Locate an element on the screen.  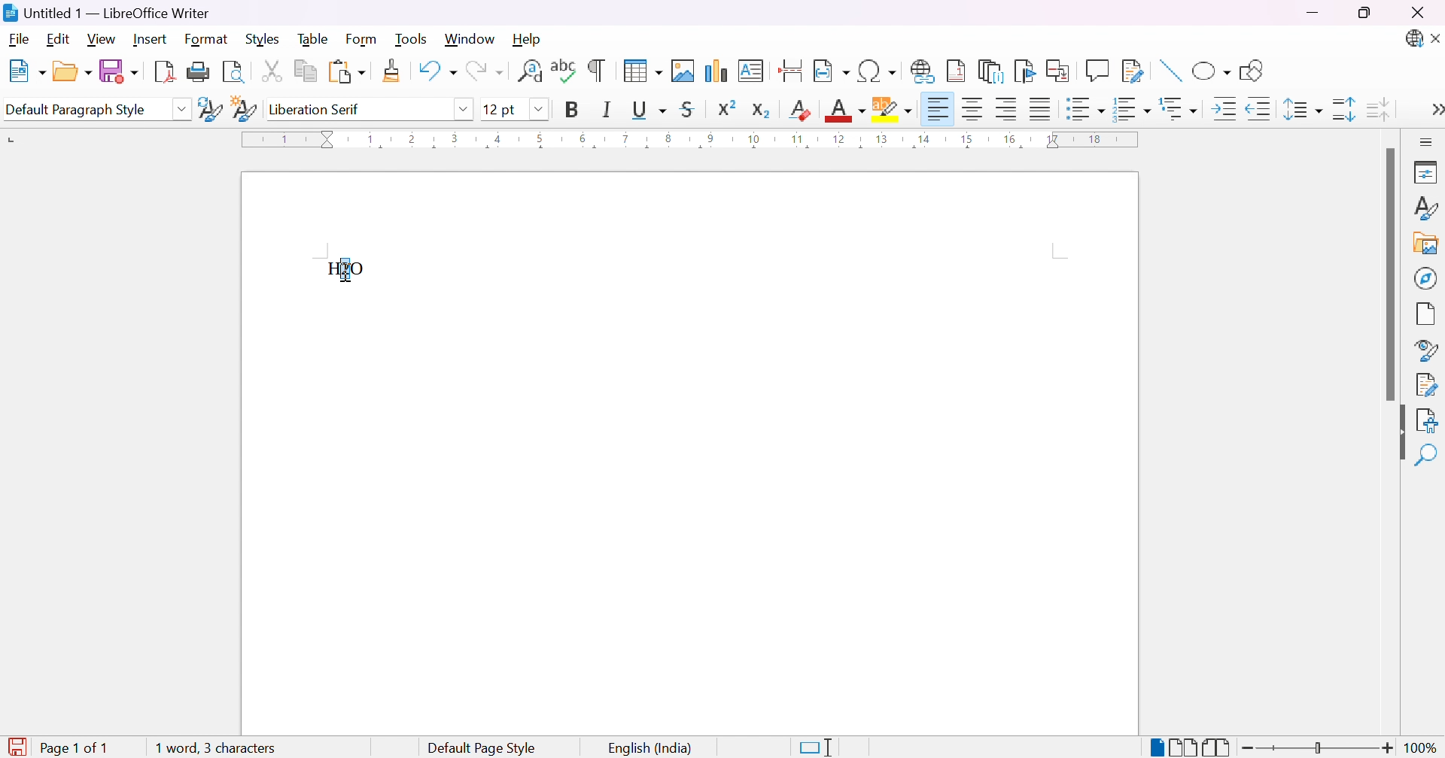
Font color is located at coordinates (847, 111).